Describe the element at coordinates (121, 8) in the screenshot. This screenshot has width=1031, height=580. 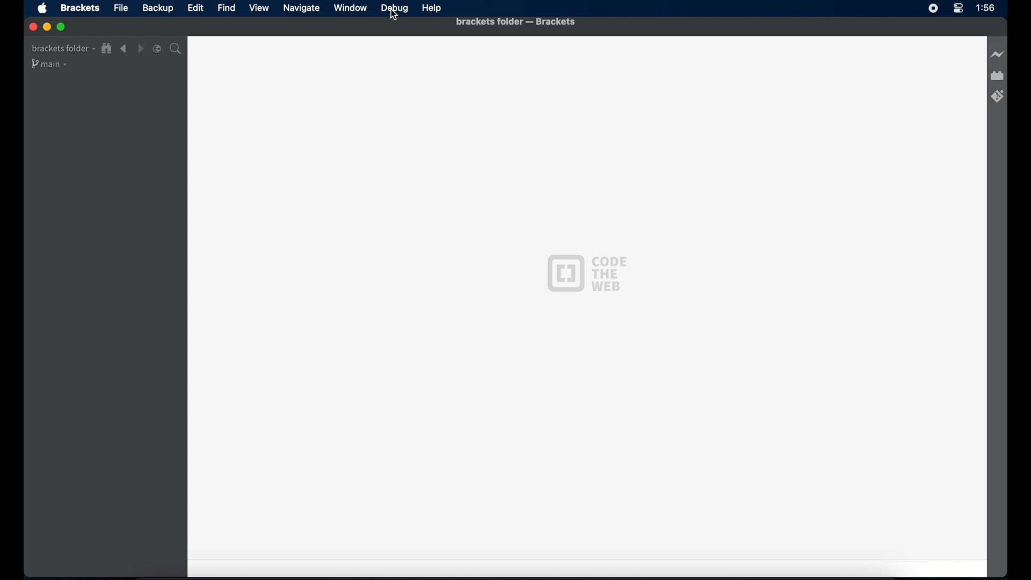
I see `file` at that location.